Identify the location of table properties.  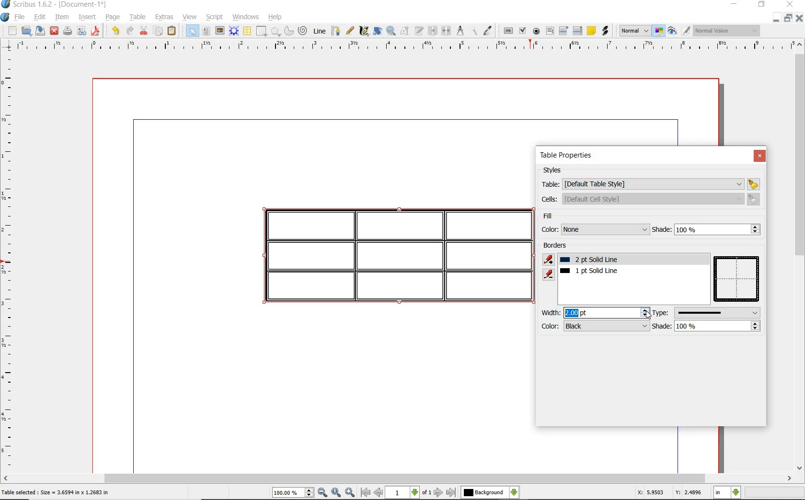
(567, 157).